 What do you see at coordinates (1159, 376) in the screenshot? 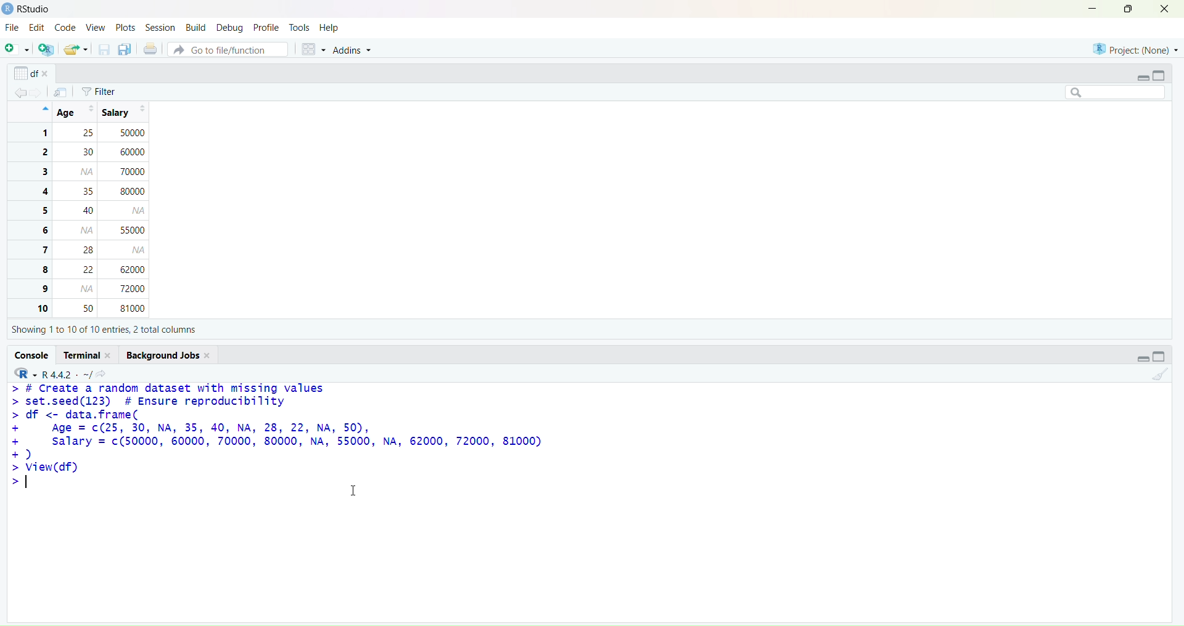
I see `clear console ` at bounding box center [1159, 376].